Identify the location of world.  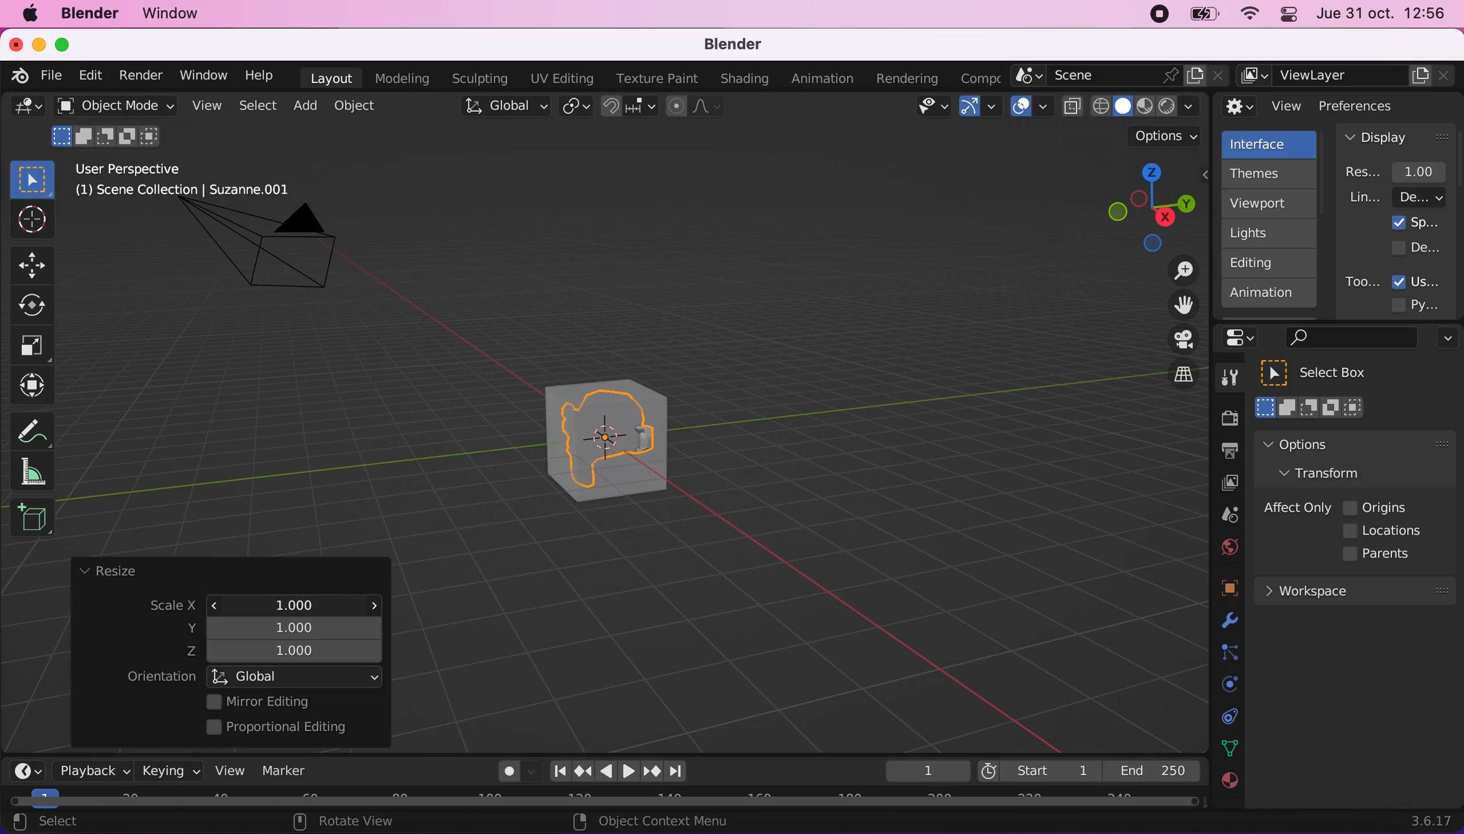
(1226, 545).